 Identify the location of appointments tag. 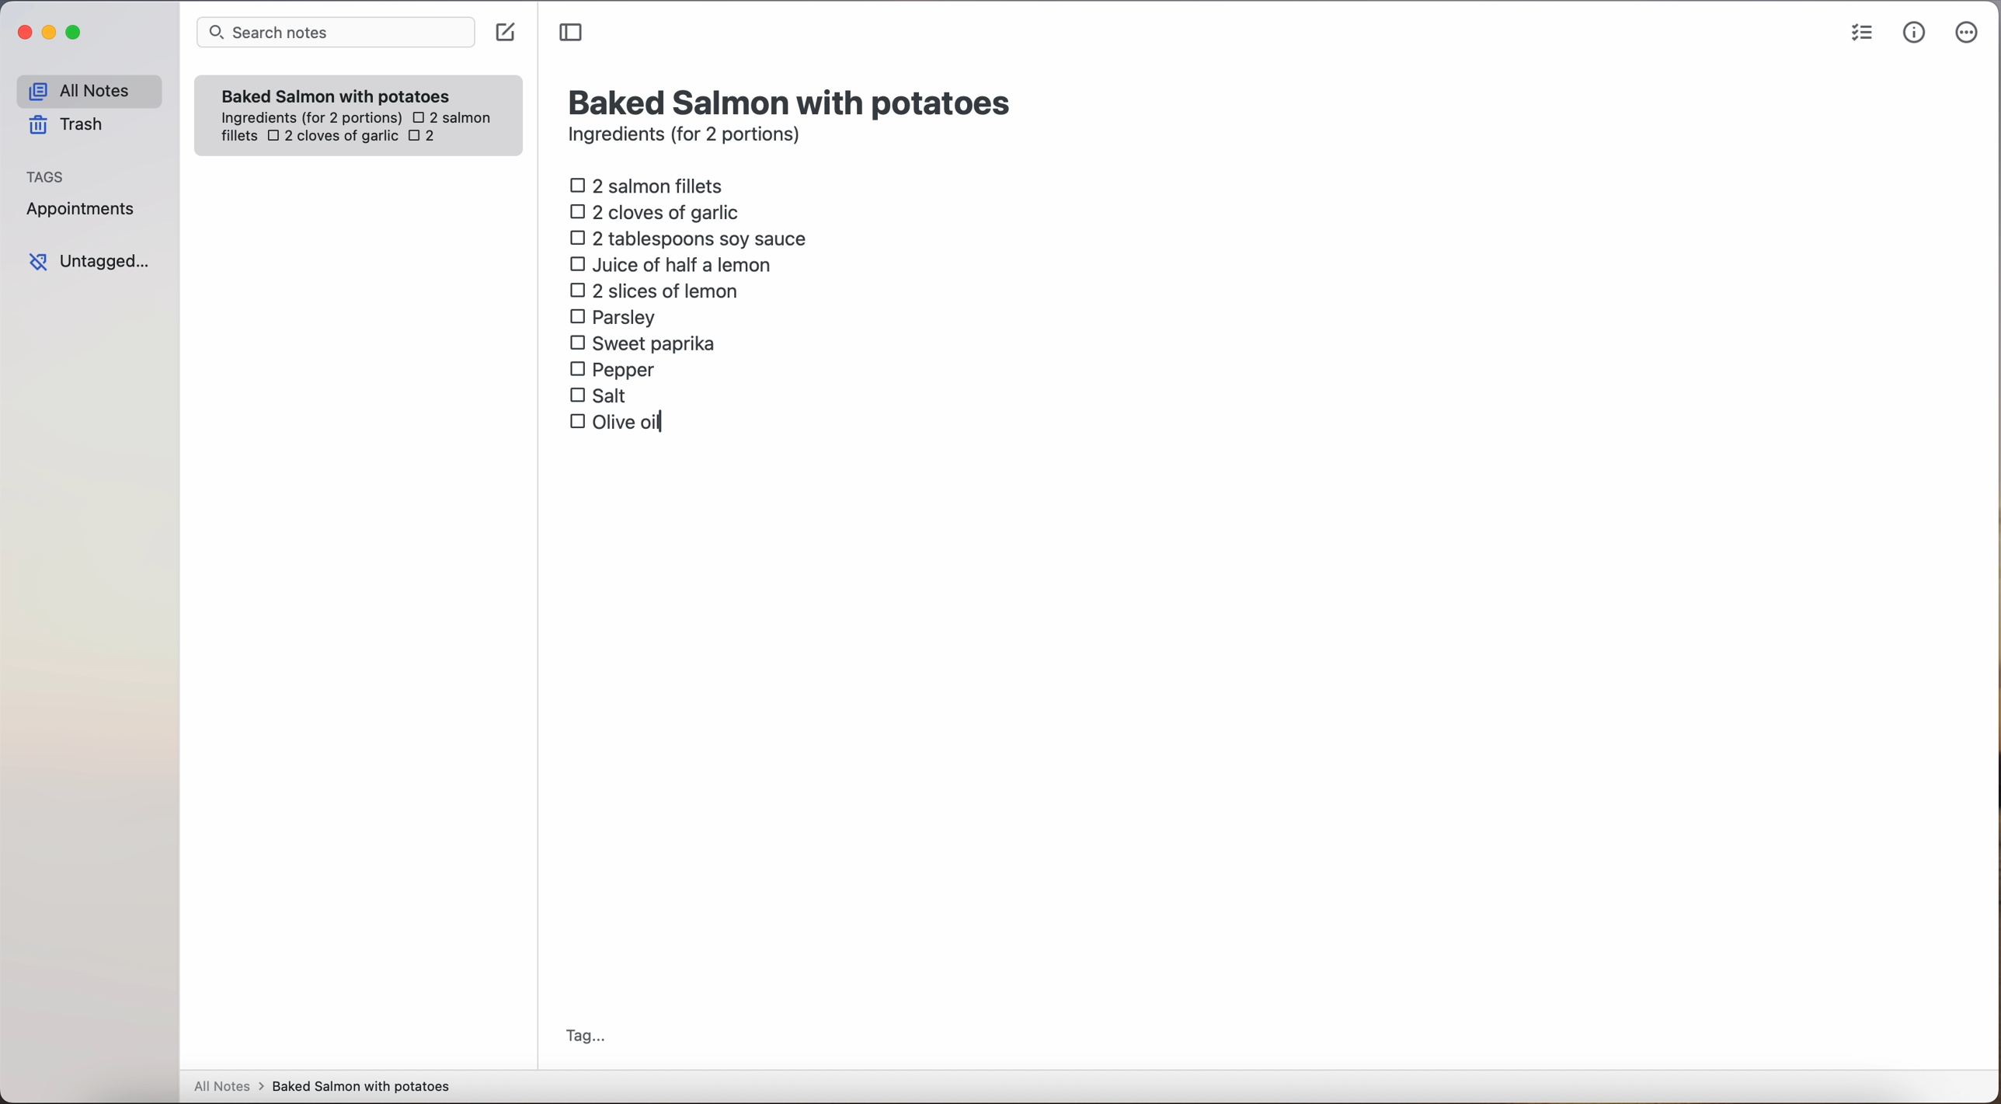
(82, 206).